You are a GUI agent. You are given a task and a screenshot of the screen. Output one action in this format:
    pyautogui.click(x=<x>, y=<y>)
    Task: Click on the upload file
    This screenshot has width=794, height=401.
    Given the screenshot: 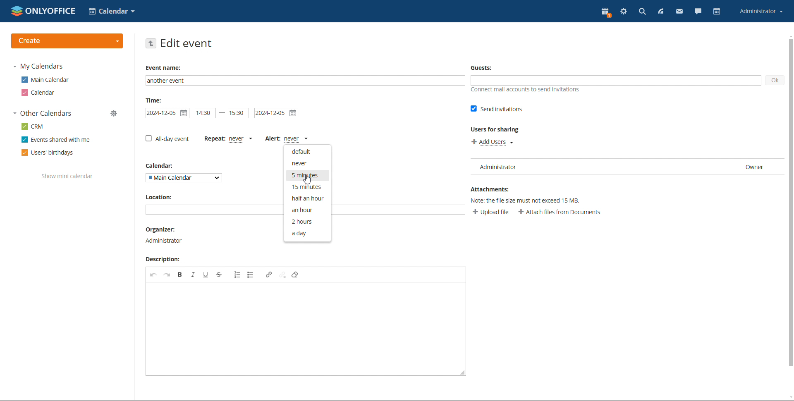 What is the action you would take?
    pyautogui.click(x=490, y=213)
    